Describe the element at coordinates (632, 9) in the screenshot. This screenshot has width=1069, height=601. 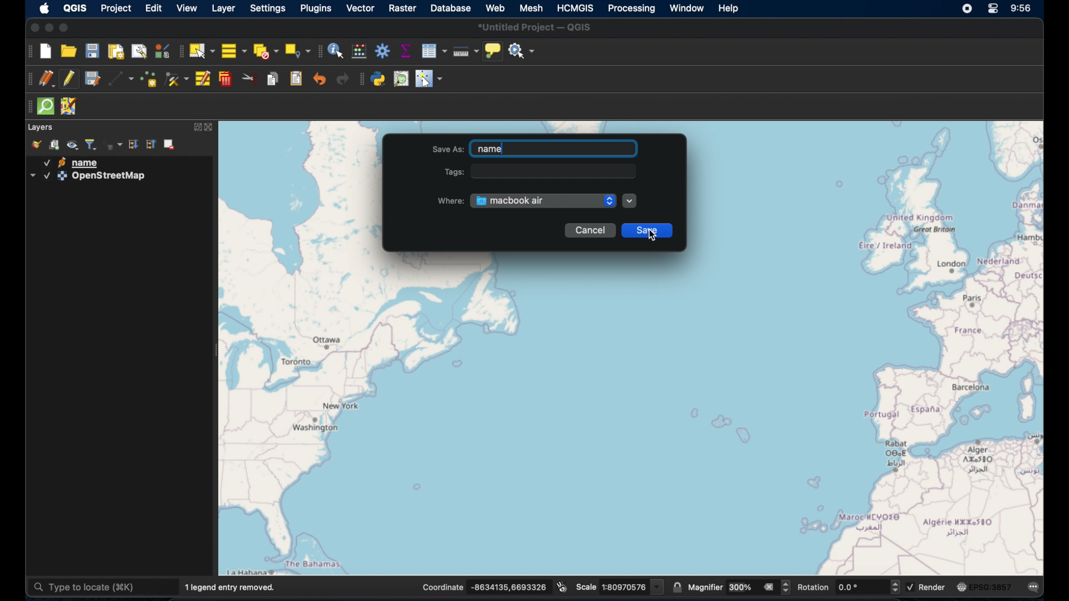
I see `processing` at that location.